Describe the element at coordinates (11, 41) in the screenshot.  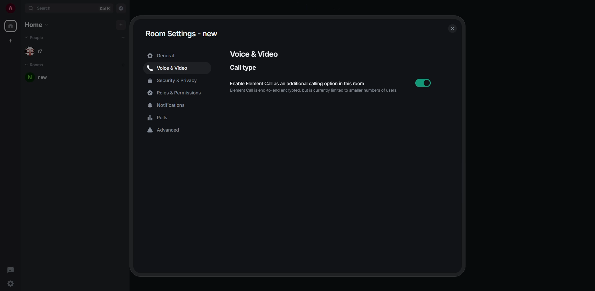
I see `create space` at that location.